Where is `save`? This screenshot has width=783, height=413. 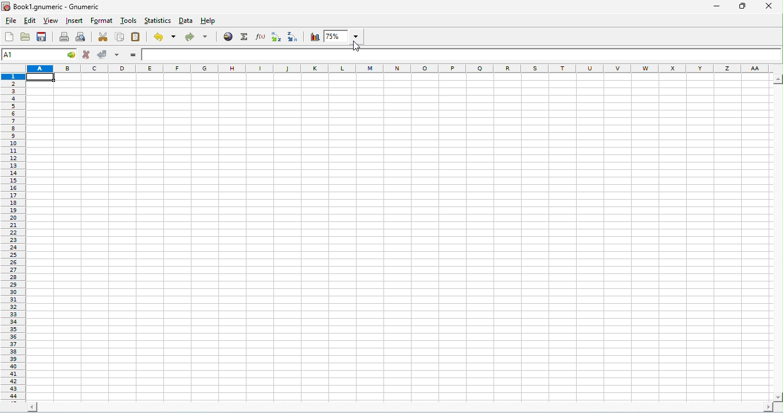
save is located at coordinates (42, 36).